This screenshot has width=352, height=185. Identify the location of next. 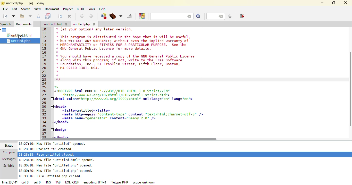
(91, 16).